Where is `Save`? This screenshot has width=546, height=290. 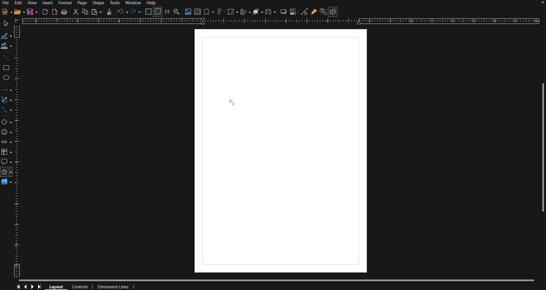
Save is located at coordinates (32, 11).